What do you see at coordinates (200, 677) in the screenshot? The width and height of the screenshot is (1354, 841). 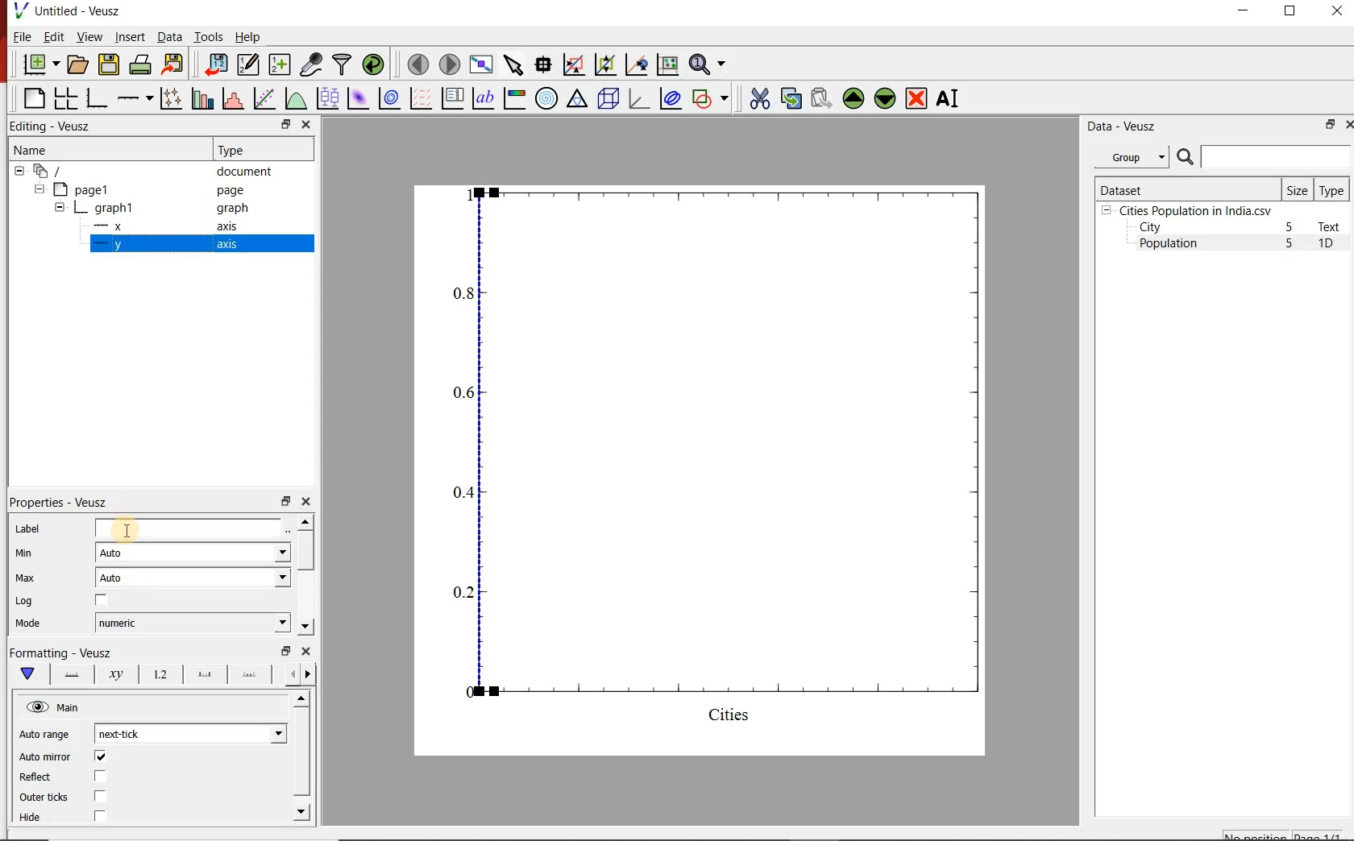 I see `Major ticks` at bounding box center [200, 677].